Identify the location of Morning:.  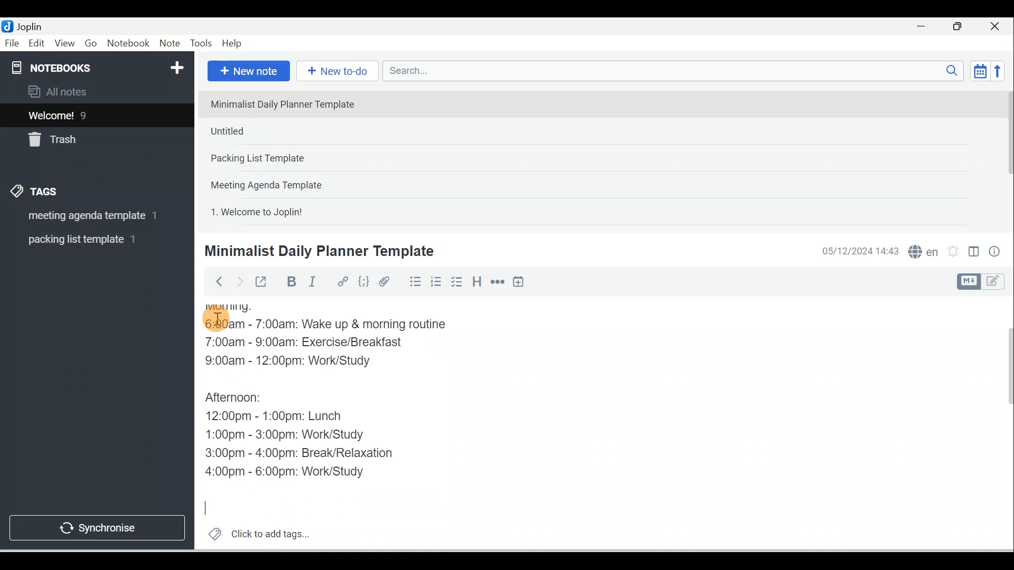
(240, 307).